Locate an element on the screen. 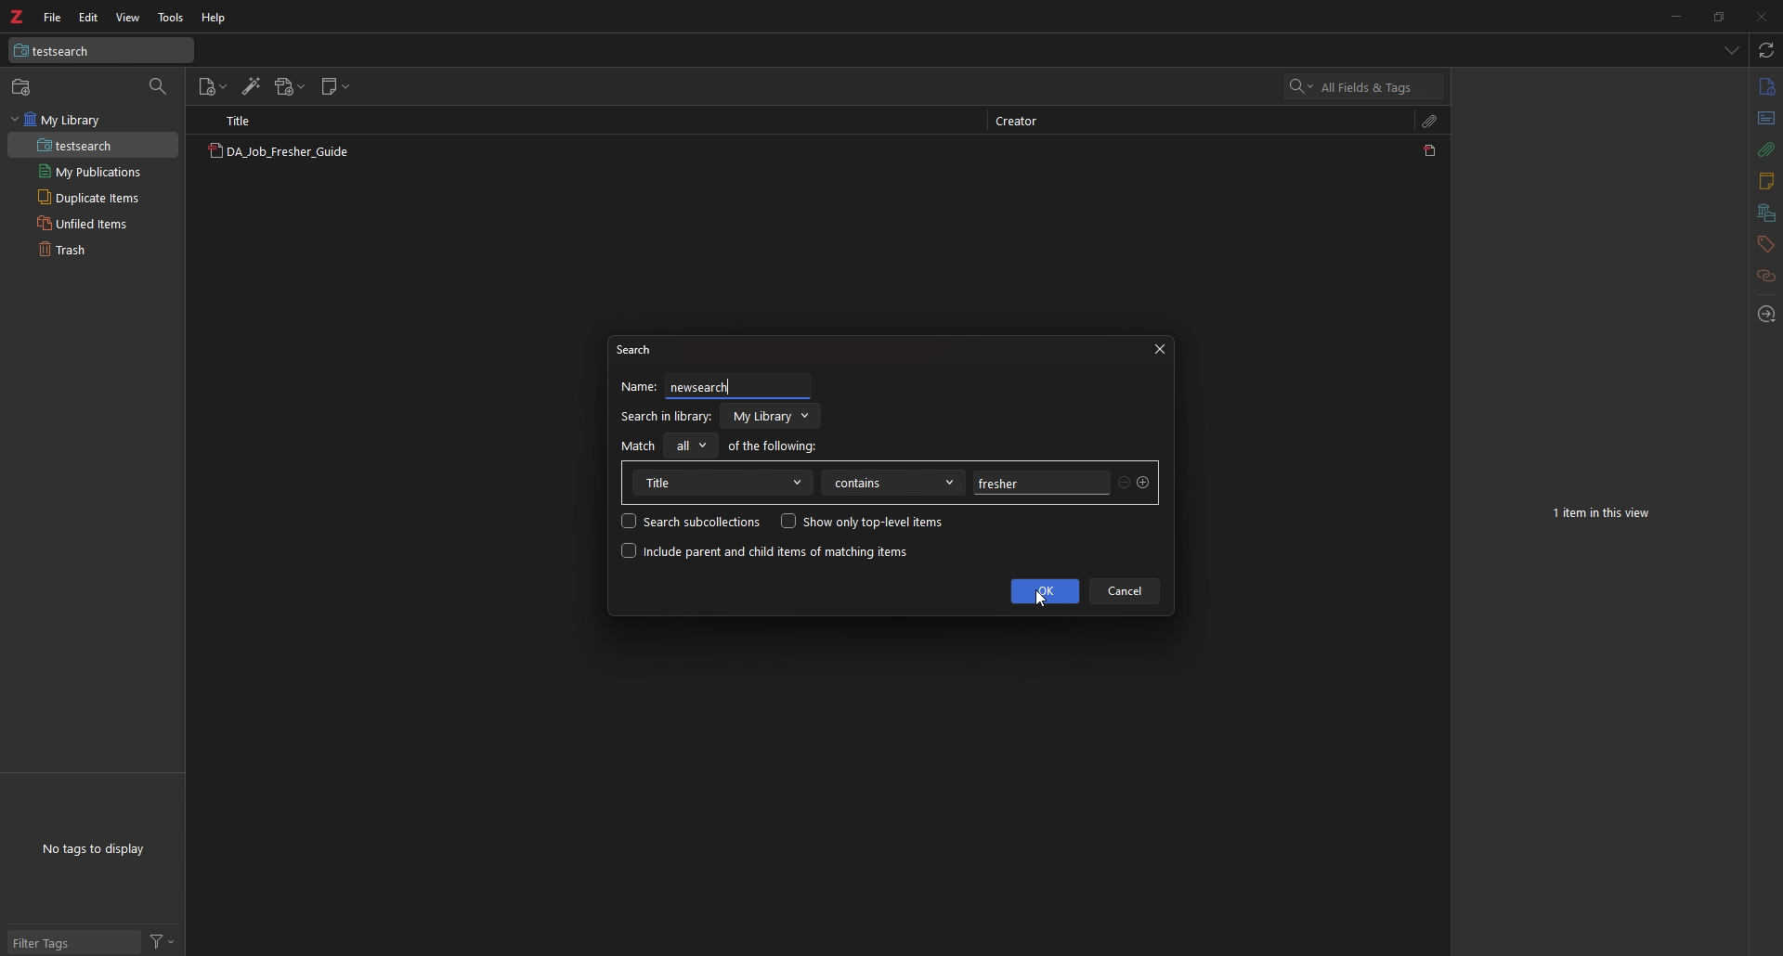 This screenshot has height=956, width=1783. help is located at coordinates (215, 19).